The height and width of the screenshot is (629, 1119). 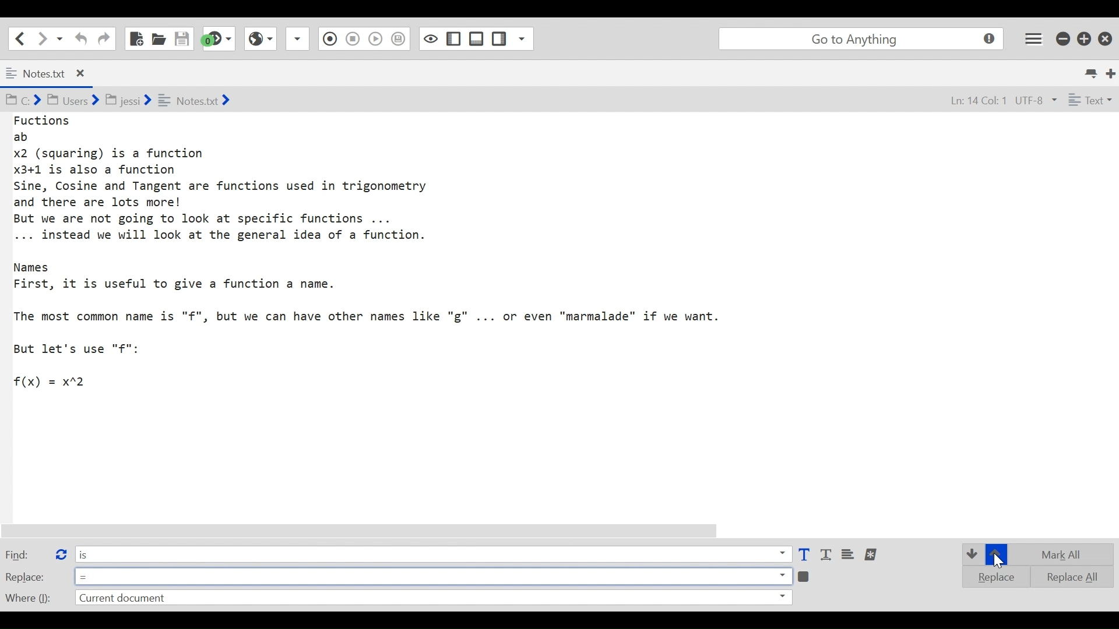 What do you see at coordinates (992, 577) in the screenshot?
I see `Replace` at bounding box center [992, 577].